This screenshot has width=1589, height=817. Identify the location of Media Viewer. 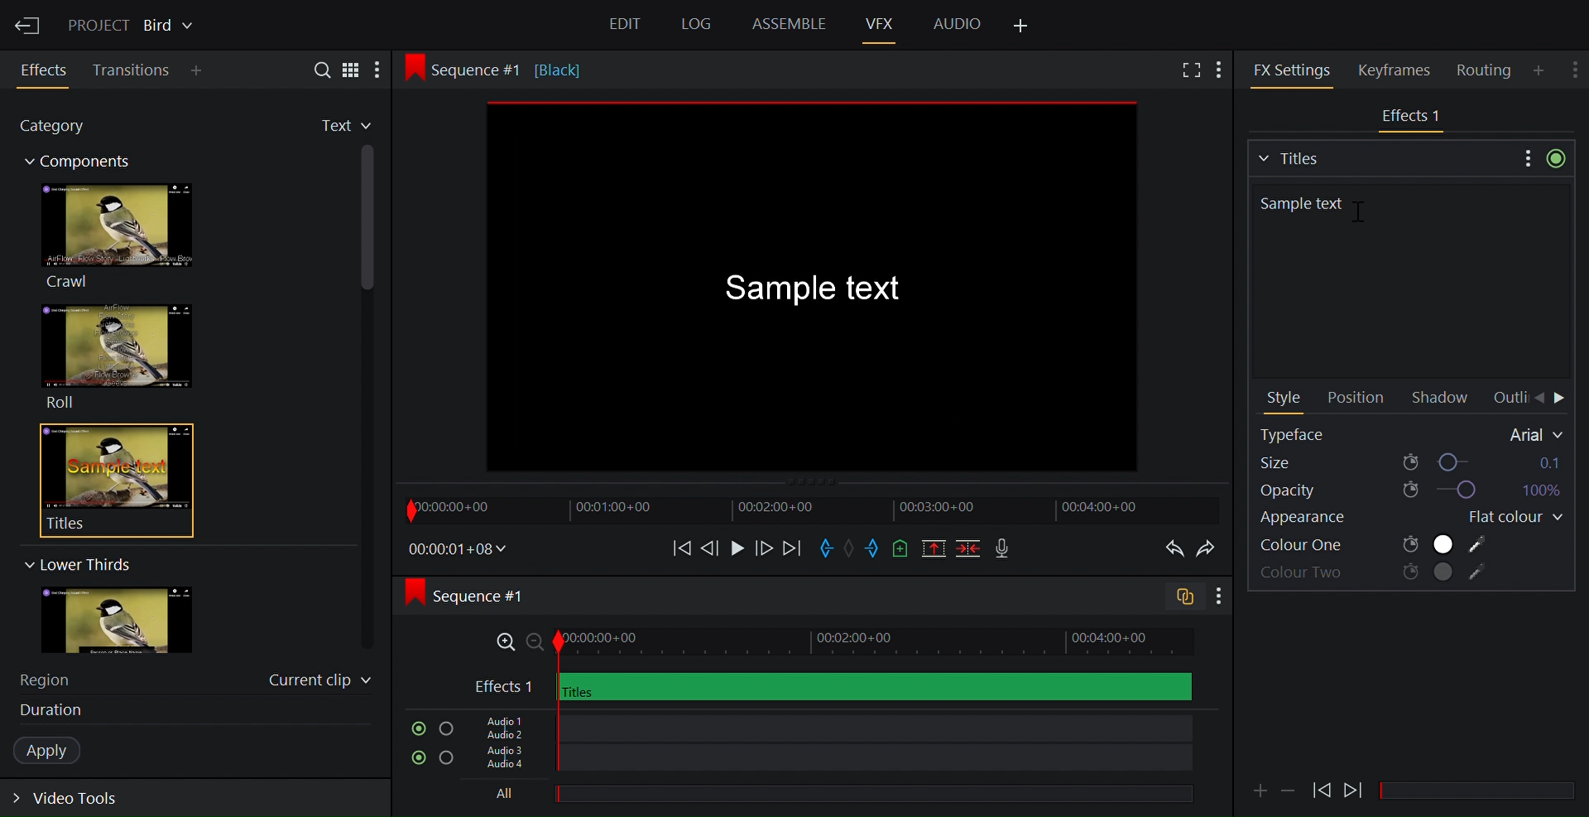
(812, 284).